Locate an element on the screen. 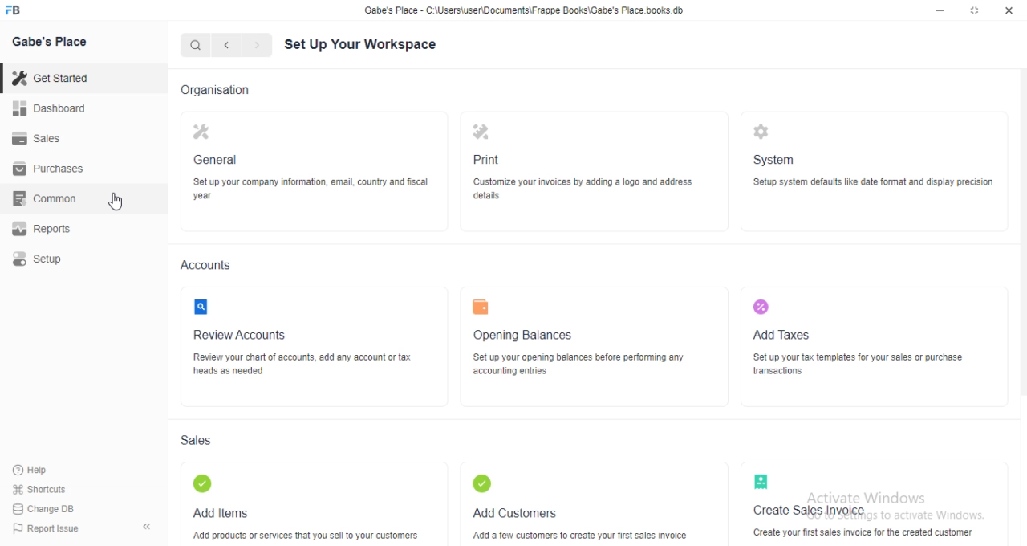 The width and height of the screenshot is (1027, 546). Change DB is located at coordinates (48, 507).